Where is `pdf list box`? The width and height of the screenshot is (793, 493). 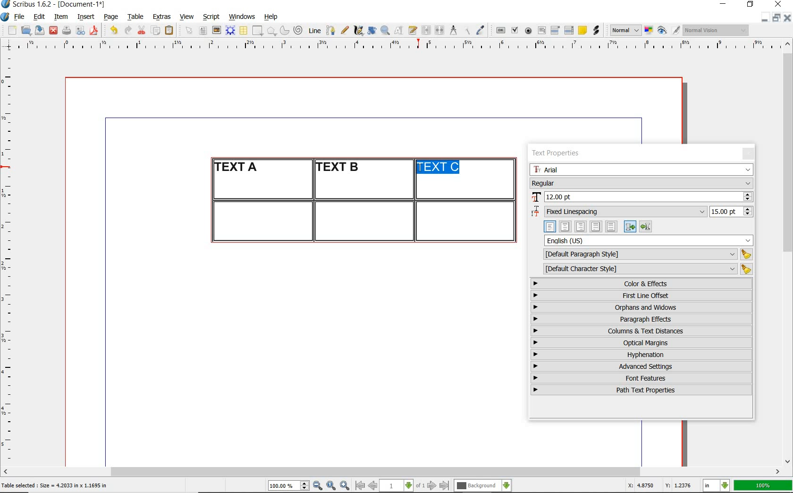 pdf list box is located at coordinates (569, 30).